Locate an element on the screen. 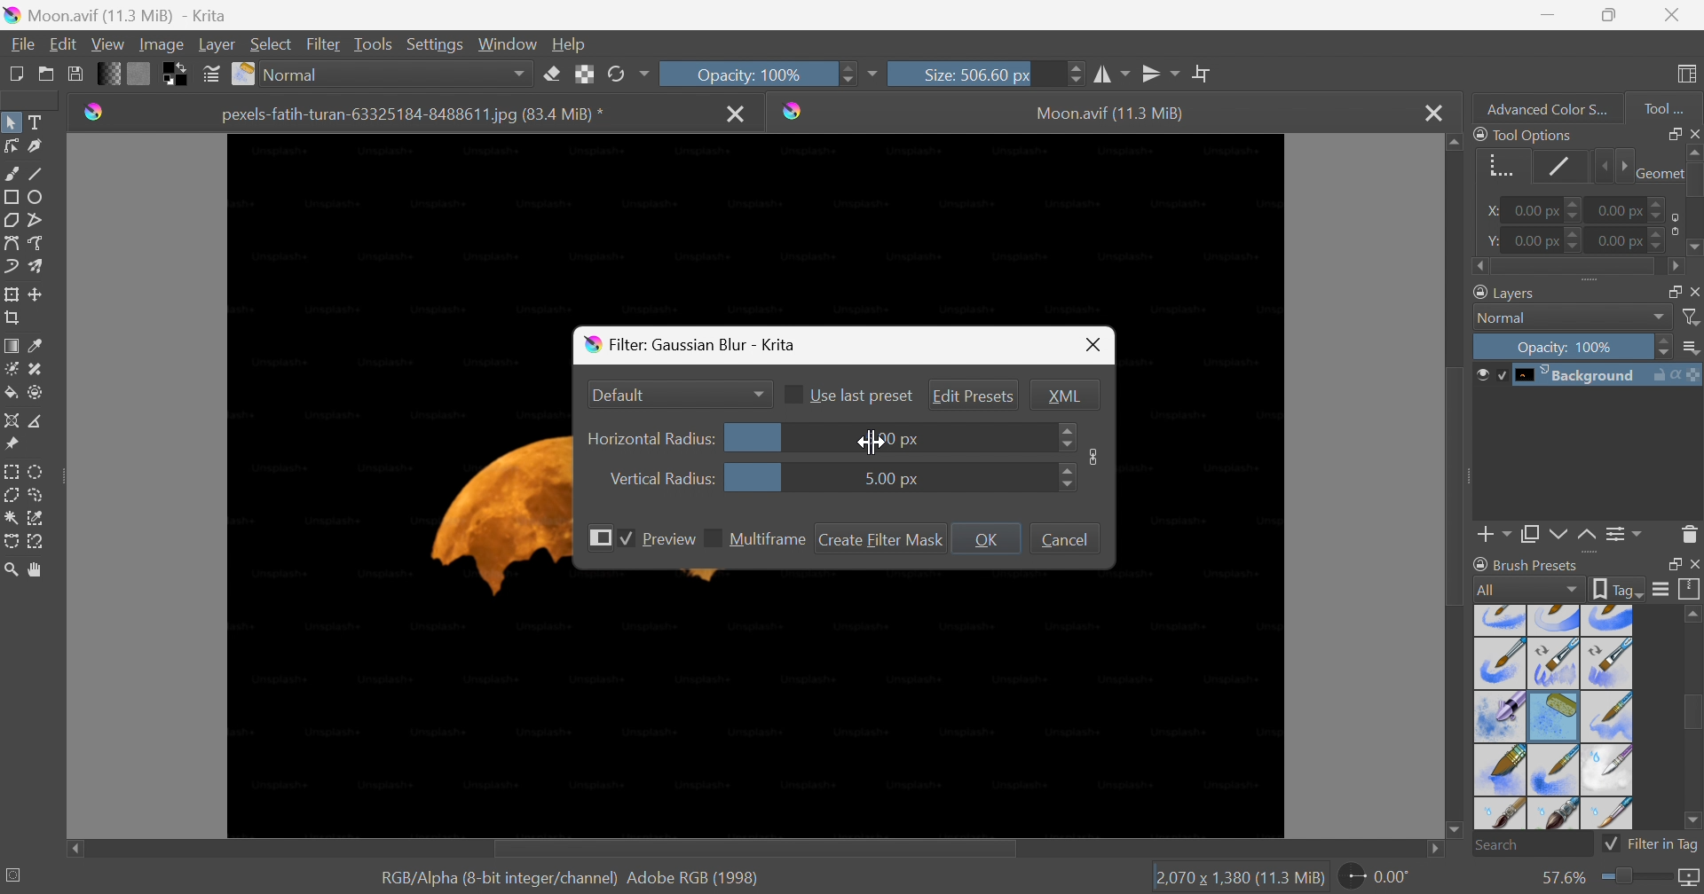 This screenshot has width=1704, height=894. Select shapes tool is located at coordinates (11, 122).